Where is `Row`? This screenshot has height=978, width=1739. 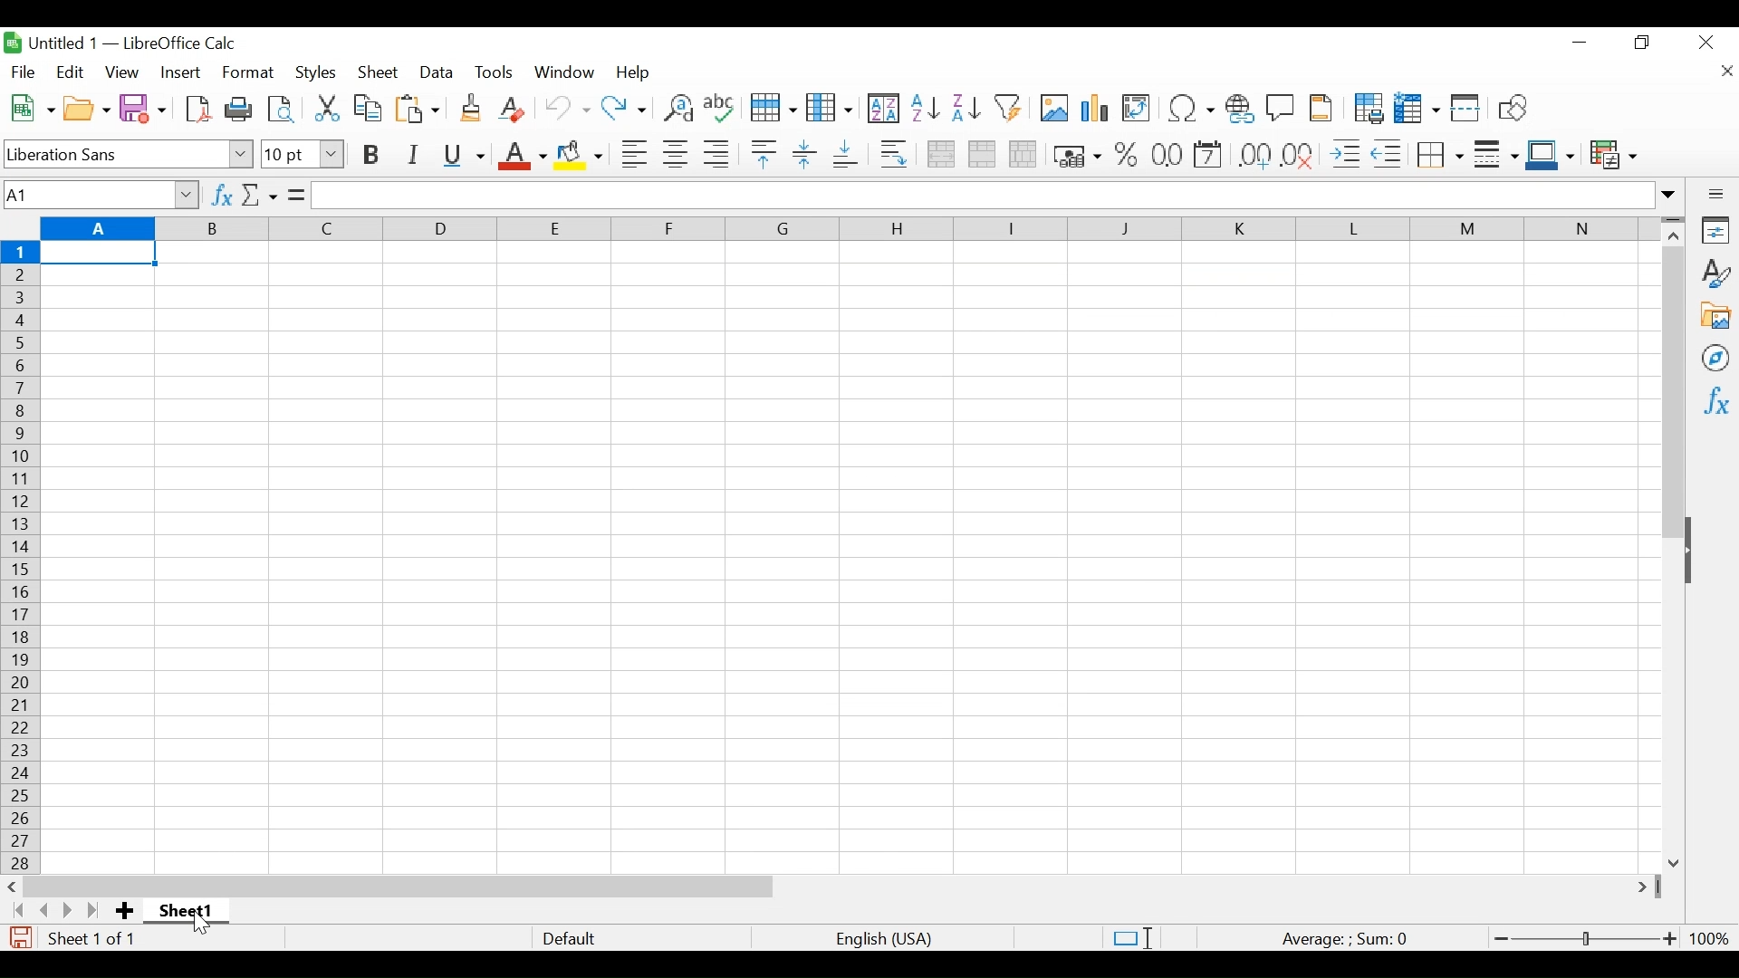
Row is located at coordinates (771, 109).